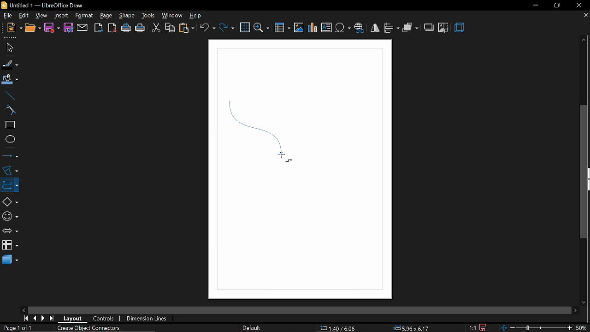 The image size is (590, 332). I want to click on controls, so click(104, 319).